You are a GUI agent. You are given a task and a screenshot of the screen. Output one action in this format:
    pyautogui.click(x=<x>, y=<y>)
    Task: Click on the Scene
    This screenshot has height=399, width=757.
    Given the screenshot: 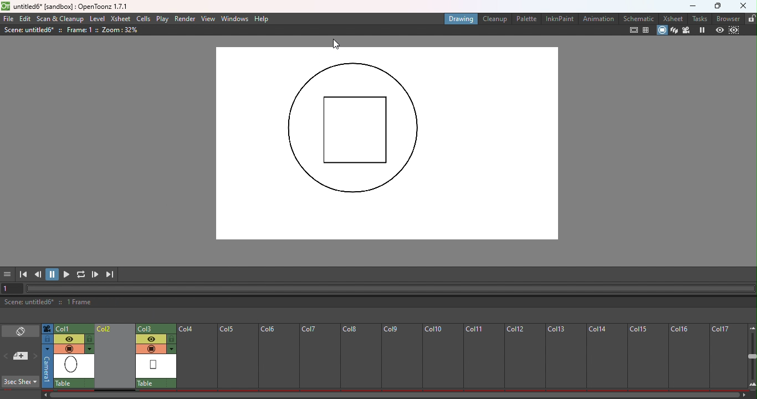 What is the action you would take?
    pyautogui.click(x=156, y=366)
    